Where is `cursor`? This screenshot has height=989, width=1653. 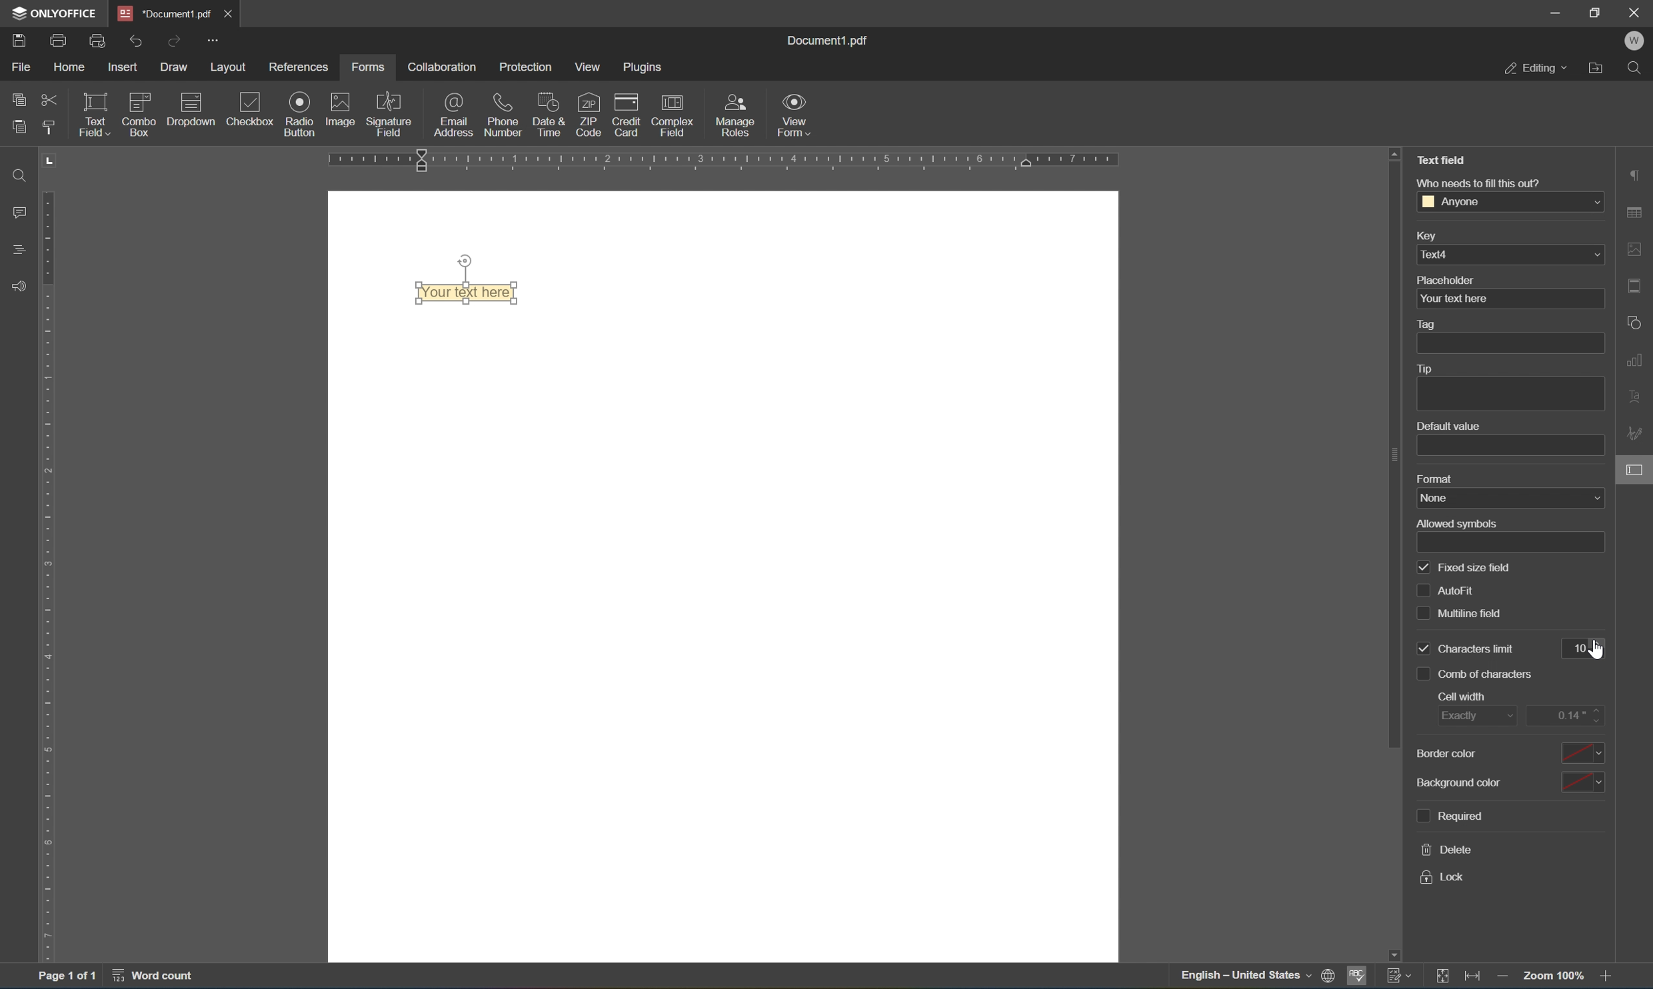 cursor is located at coordinates (1641, 479).